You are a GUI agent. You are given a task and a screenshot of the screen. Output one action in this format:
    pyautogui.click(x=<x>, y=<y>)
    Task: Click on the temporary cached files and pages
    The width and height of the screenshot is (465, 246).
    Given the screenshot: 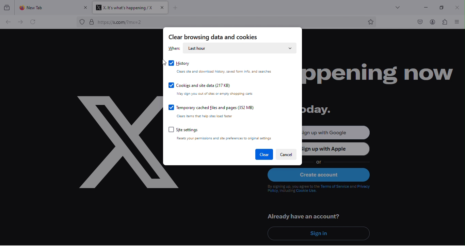 What is the action you would take?
    pyautogui.click(x=214, y=113)
    